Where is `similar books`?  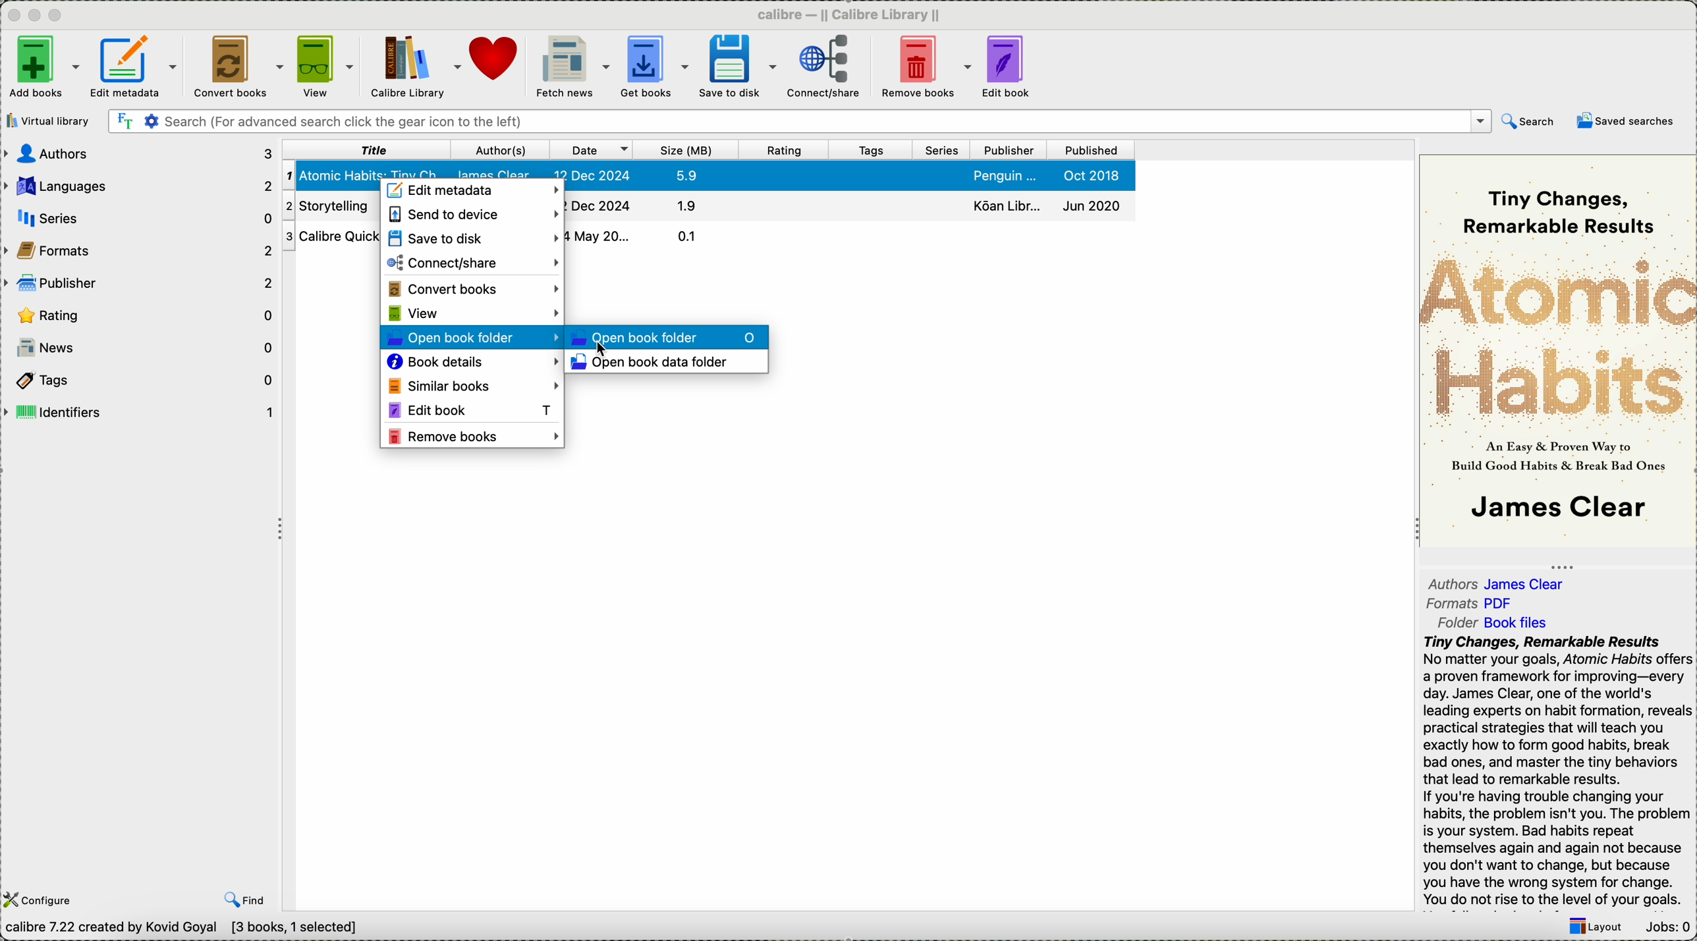 similar books is located at coordinates (471, 385).